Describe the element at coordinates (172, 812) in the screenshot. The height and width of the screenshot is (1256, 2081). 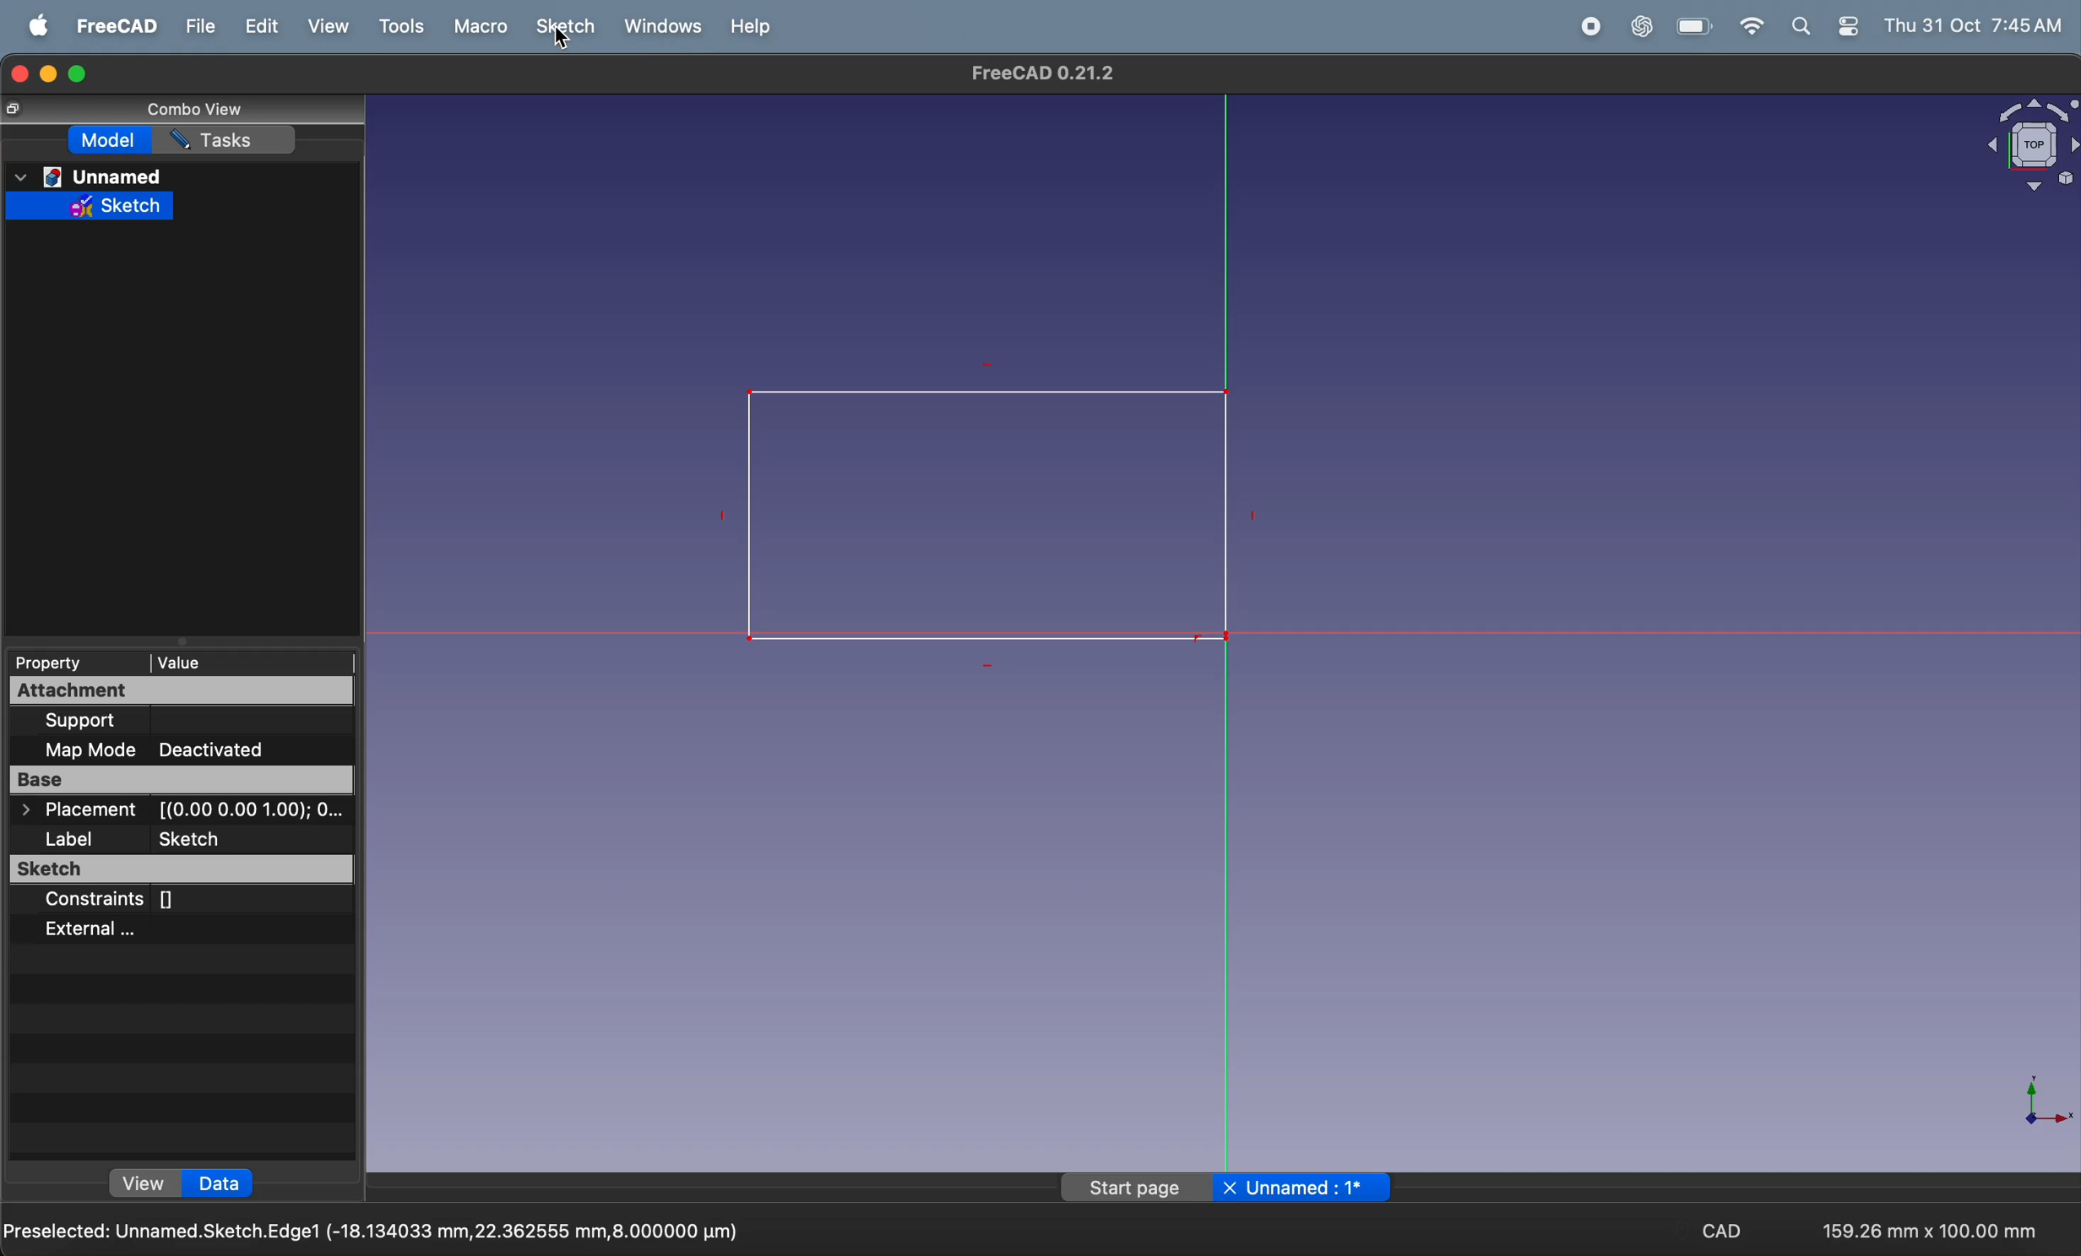
I see `placement` at that location.